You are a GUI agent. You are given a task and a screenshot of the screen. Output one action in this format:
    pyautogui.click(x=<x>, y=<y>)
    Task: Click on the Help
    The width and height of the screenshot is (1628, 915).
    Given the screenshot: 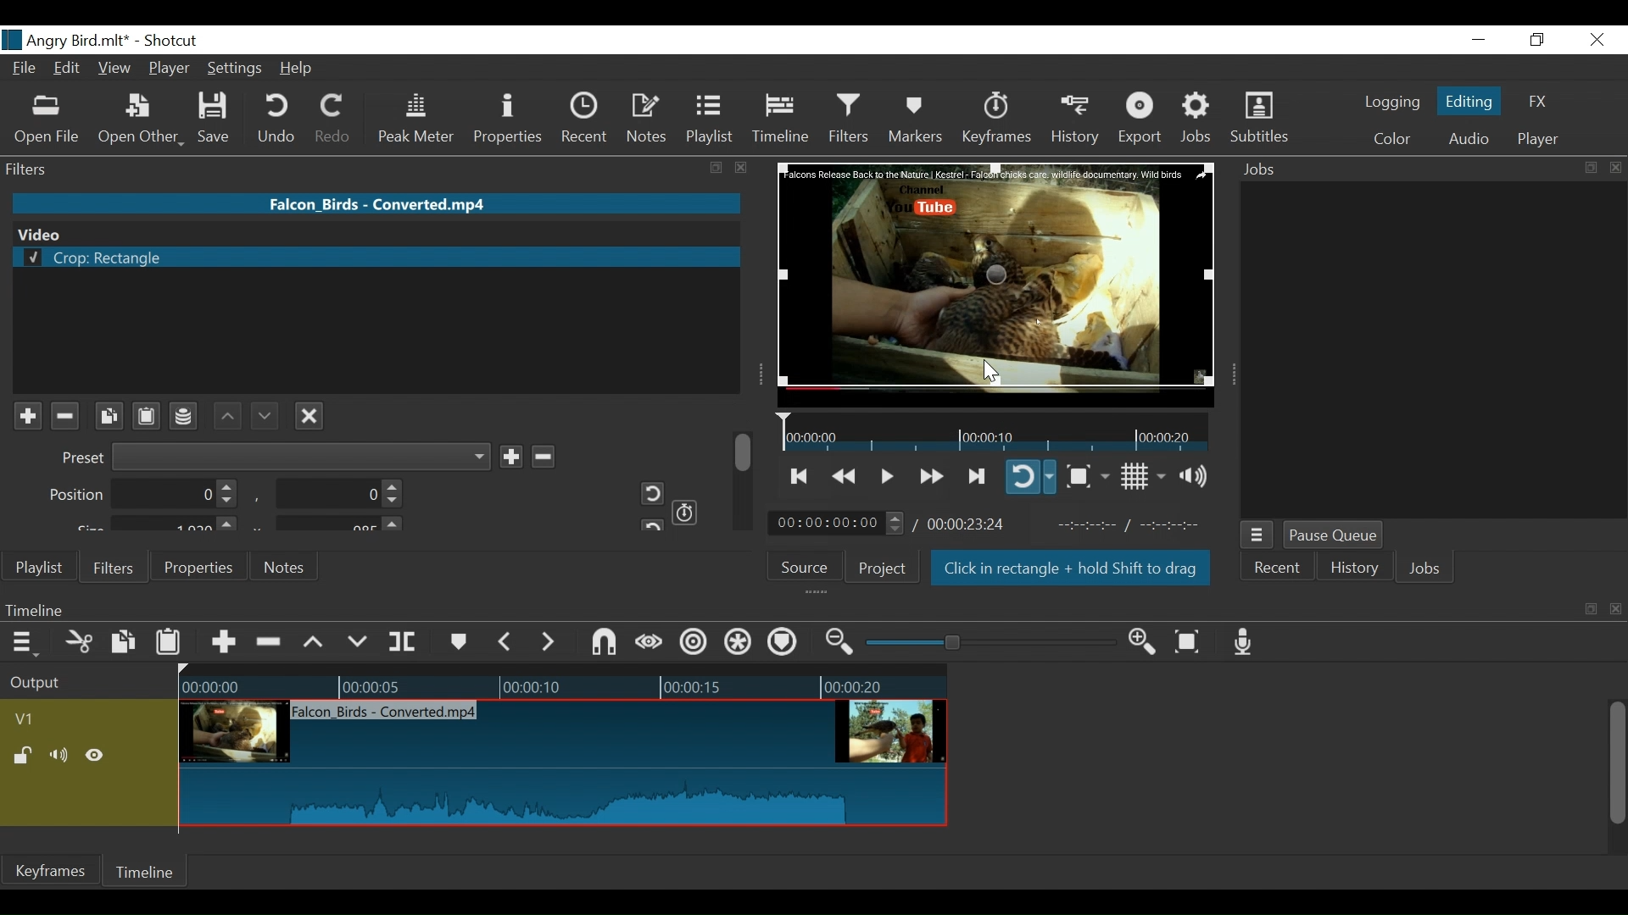 What is the action you would take?
    pyautogui.click(x=302, y=68)
    